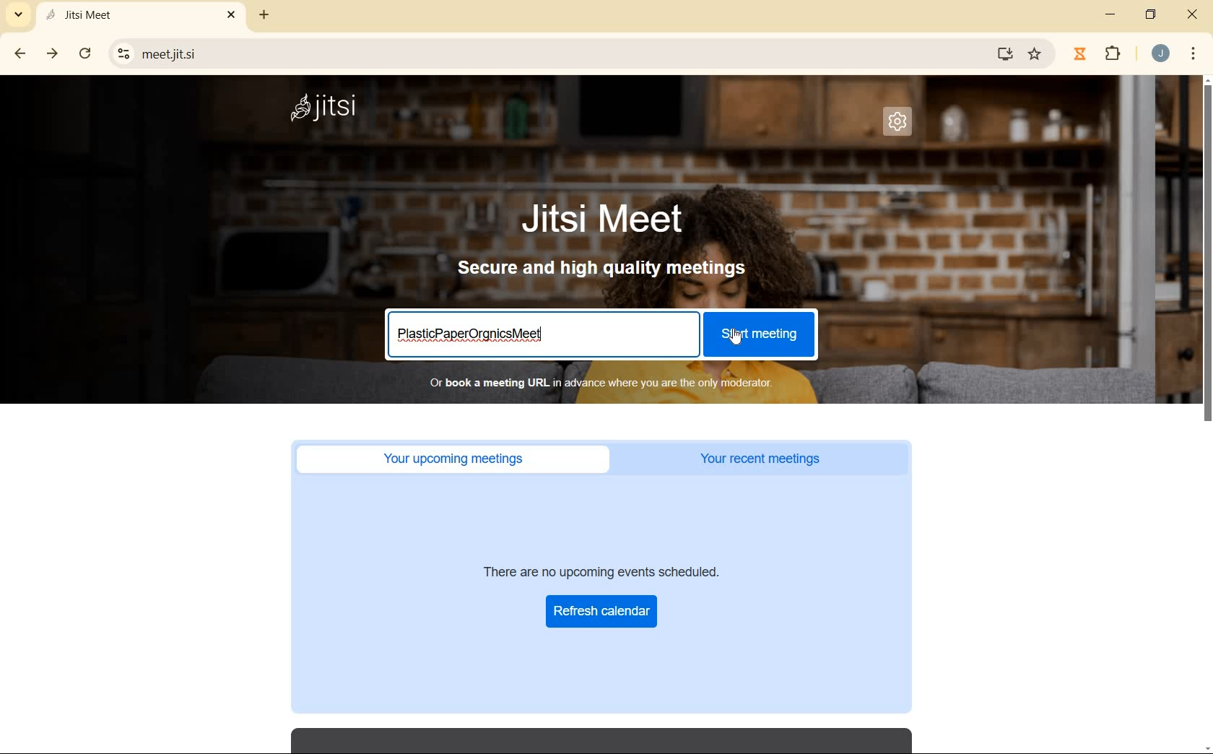 This screenshot has height=754, width=1213. I want to click on There are no upcoming events scheduled, so click(625, 571).